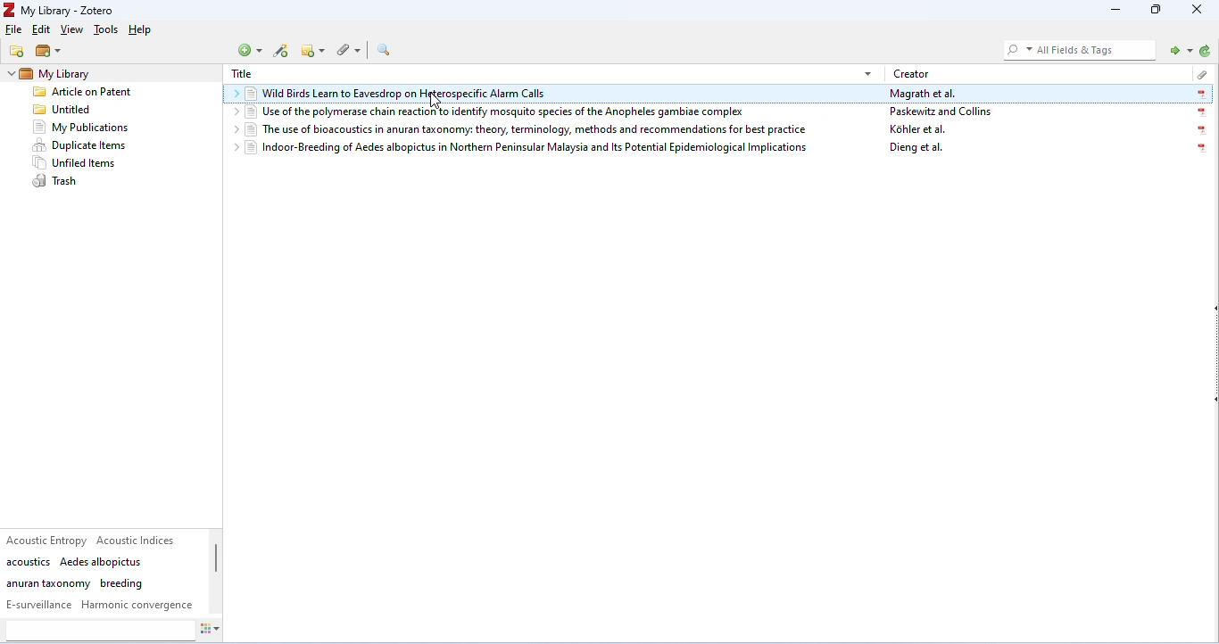  I want to click on magrath et al., so click(925, 95).